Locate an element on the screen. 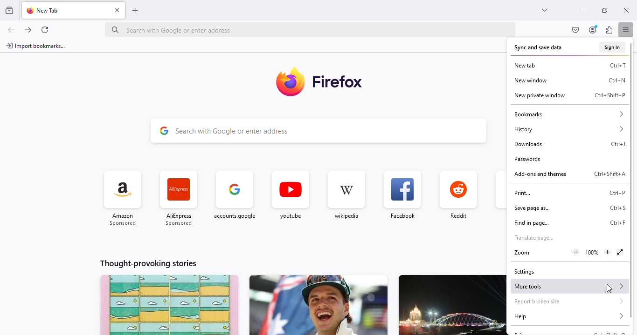 The height and width of the screenshot is (335, 637). add-ons and themes is located at coordinates (540, 174).